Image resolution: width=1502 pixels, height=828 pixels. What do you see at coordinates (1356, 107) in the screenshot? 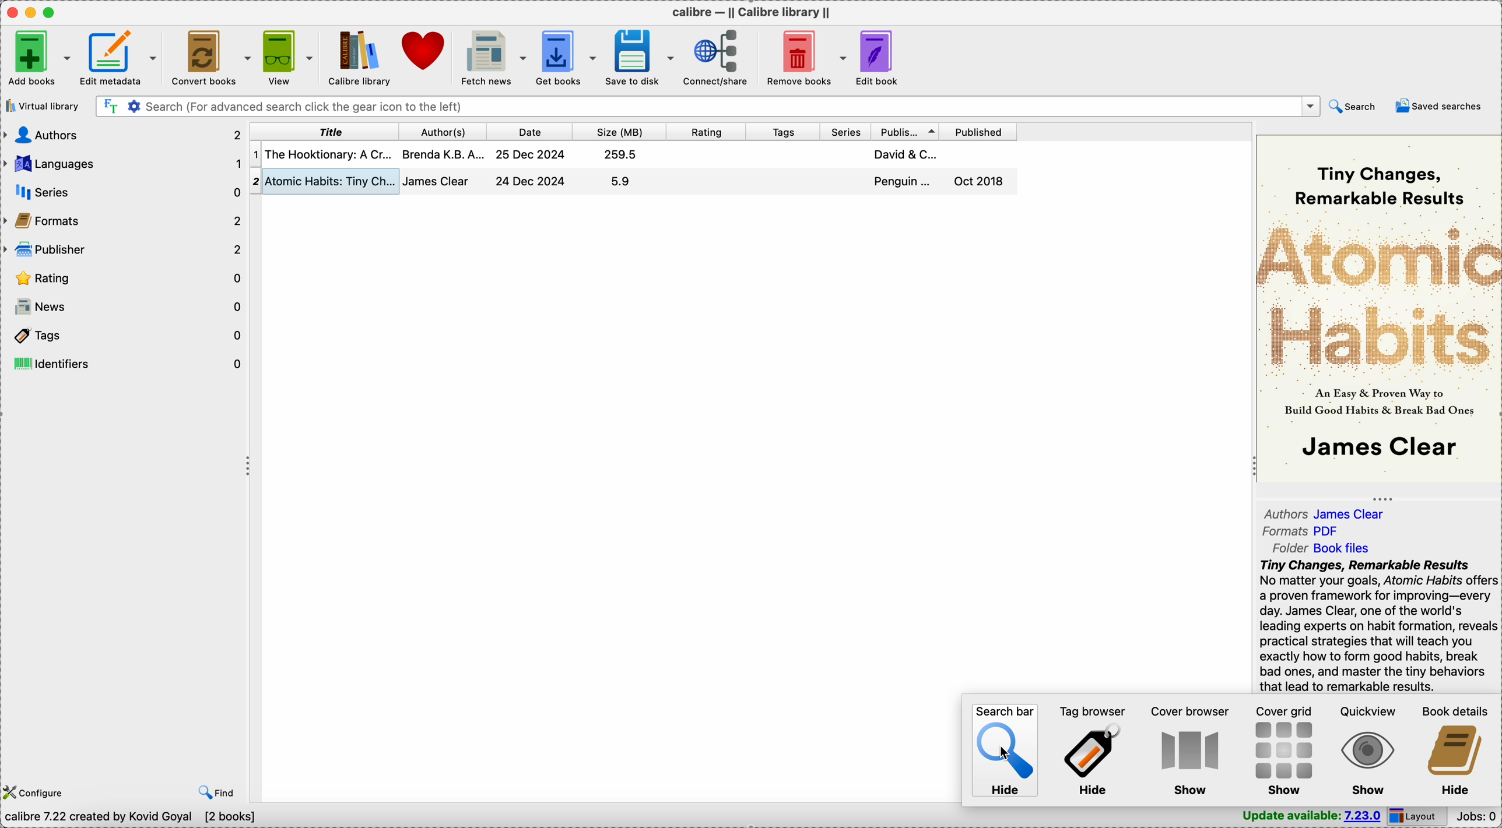
I see `search` at bounding box center [1356, 107].